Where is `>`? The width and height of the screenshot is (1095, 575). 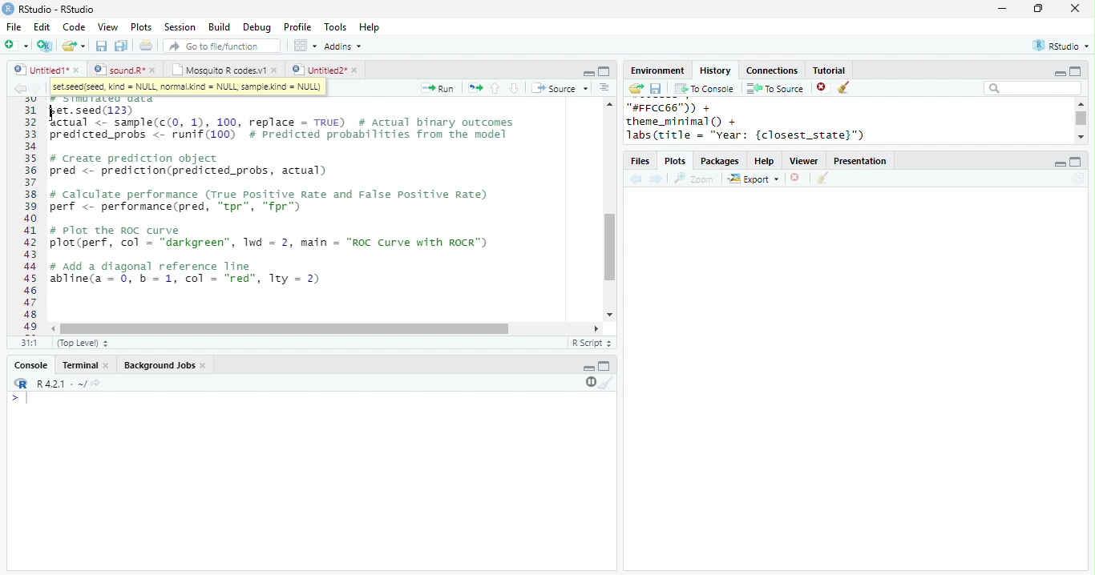
> is located at coordinates (22, 398).